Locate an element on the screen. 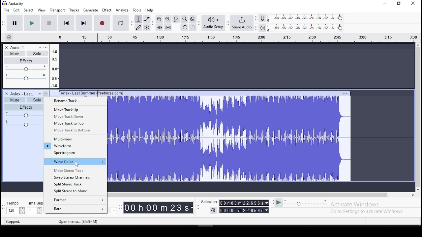 This screenshot has height=237, width=422. select is located at coordinates (29, 10).